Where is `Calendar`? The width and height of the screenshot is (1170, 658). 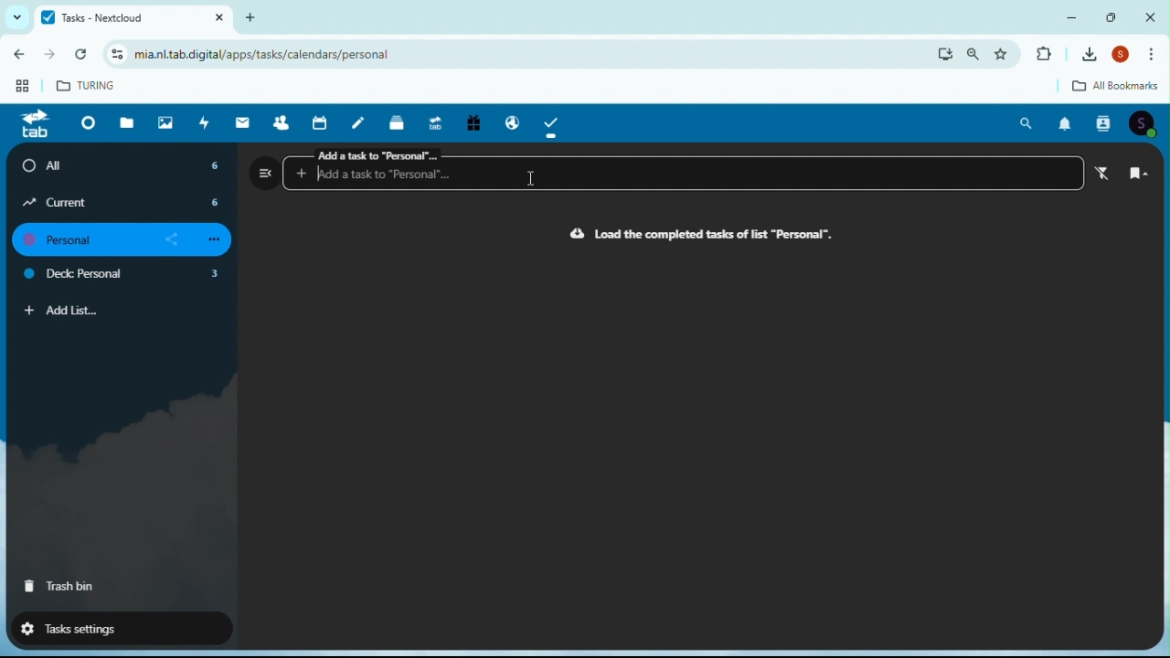 Calendar is located at coordinates (323, 122).